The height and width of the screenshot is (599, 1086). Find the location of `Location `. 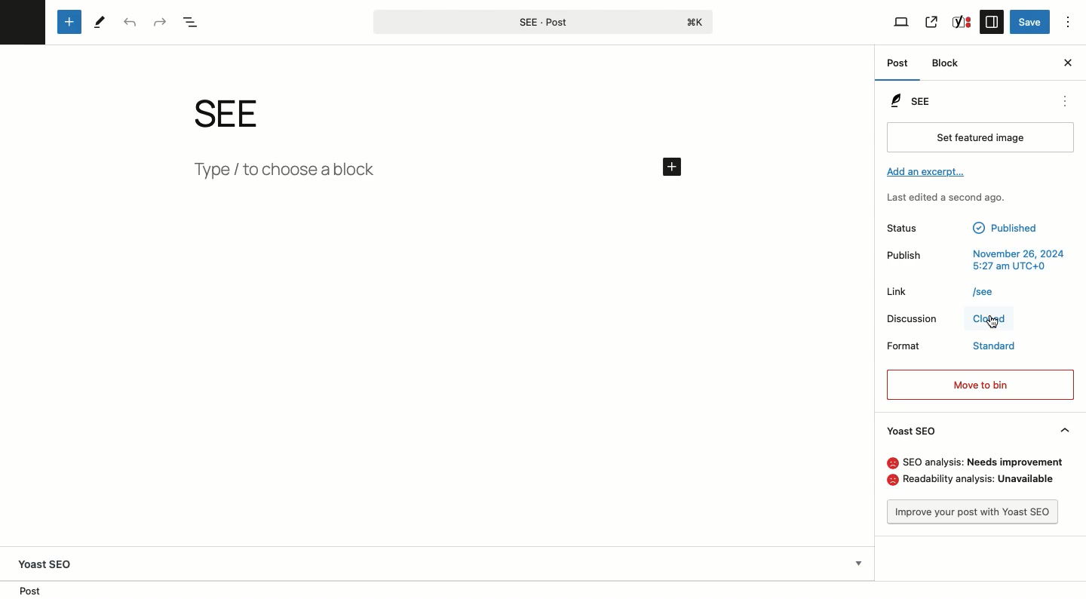

Location  is located at coordinates (32, 590).